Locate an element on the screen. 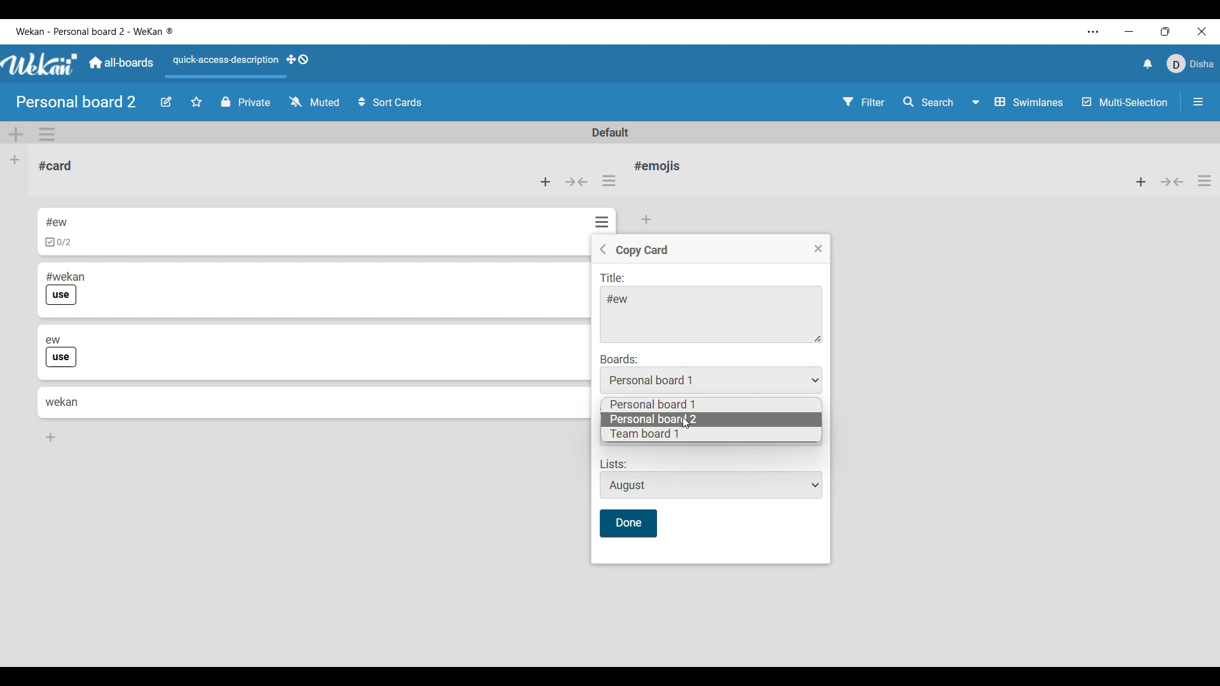 This screenshot has width=1220, height=686. Edit is located at coordinates (166, 102).